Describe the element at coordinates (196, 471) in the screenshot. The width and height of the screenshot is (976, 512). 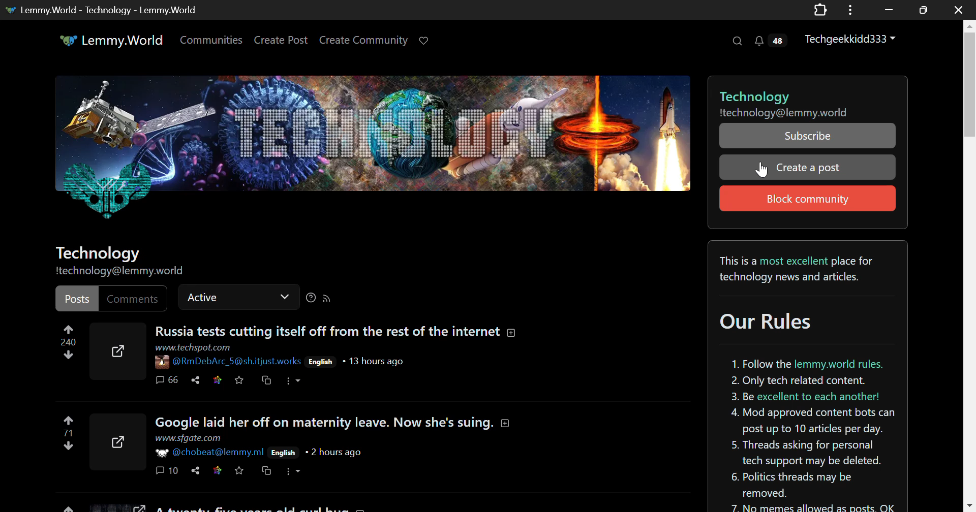
I see `Share` at that location.